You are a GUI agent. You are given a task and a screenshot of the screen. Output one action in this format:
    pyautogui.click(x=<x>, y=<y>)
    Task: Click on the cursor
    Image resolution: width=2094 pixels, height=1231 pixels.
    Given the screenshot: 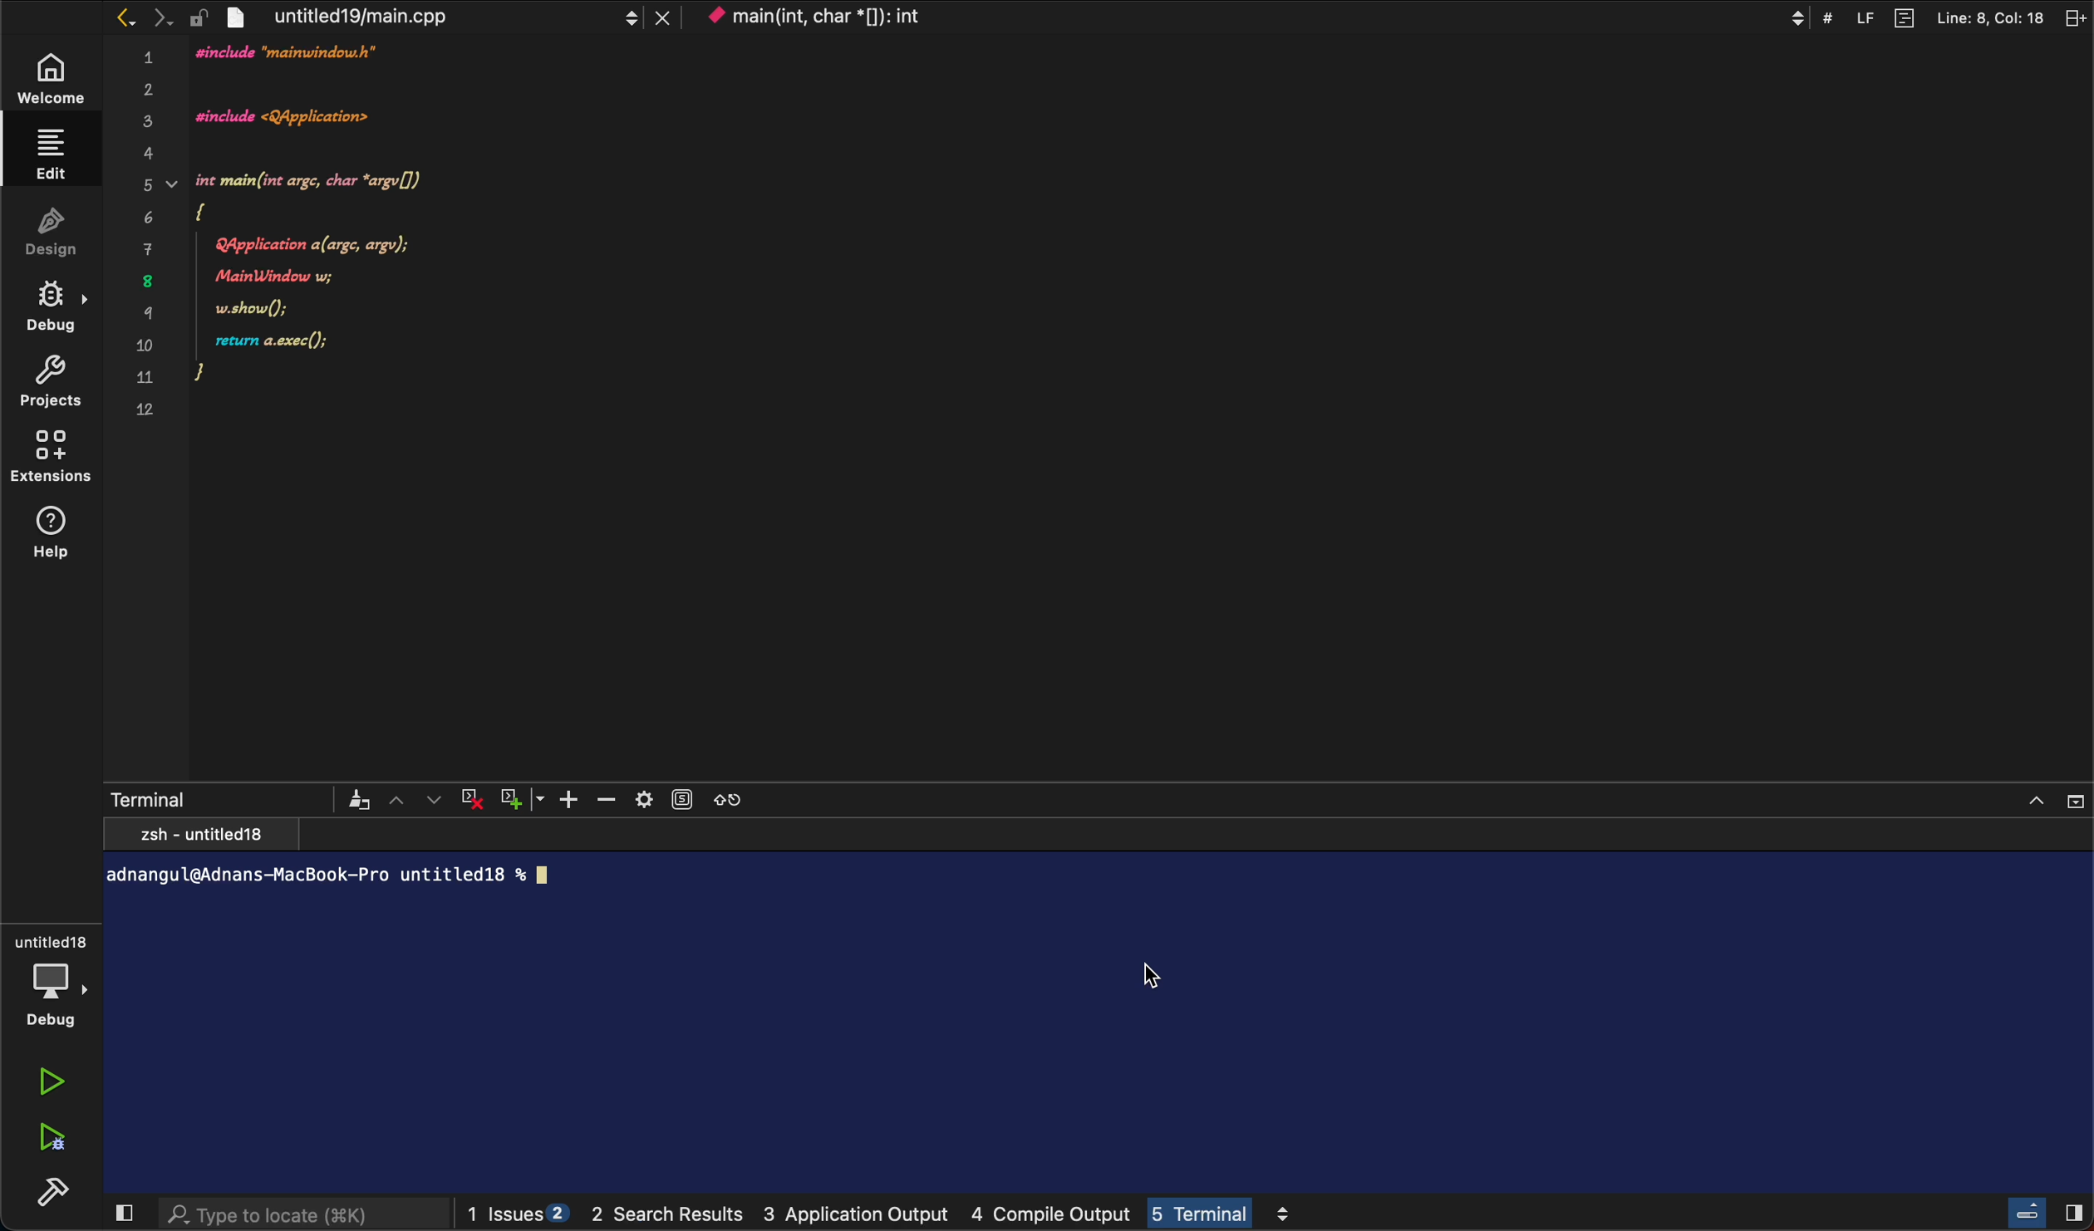 What is the action you would take?
    pyautogui.click(x=1156, y=969)
    